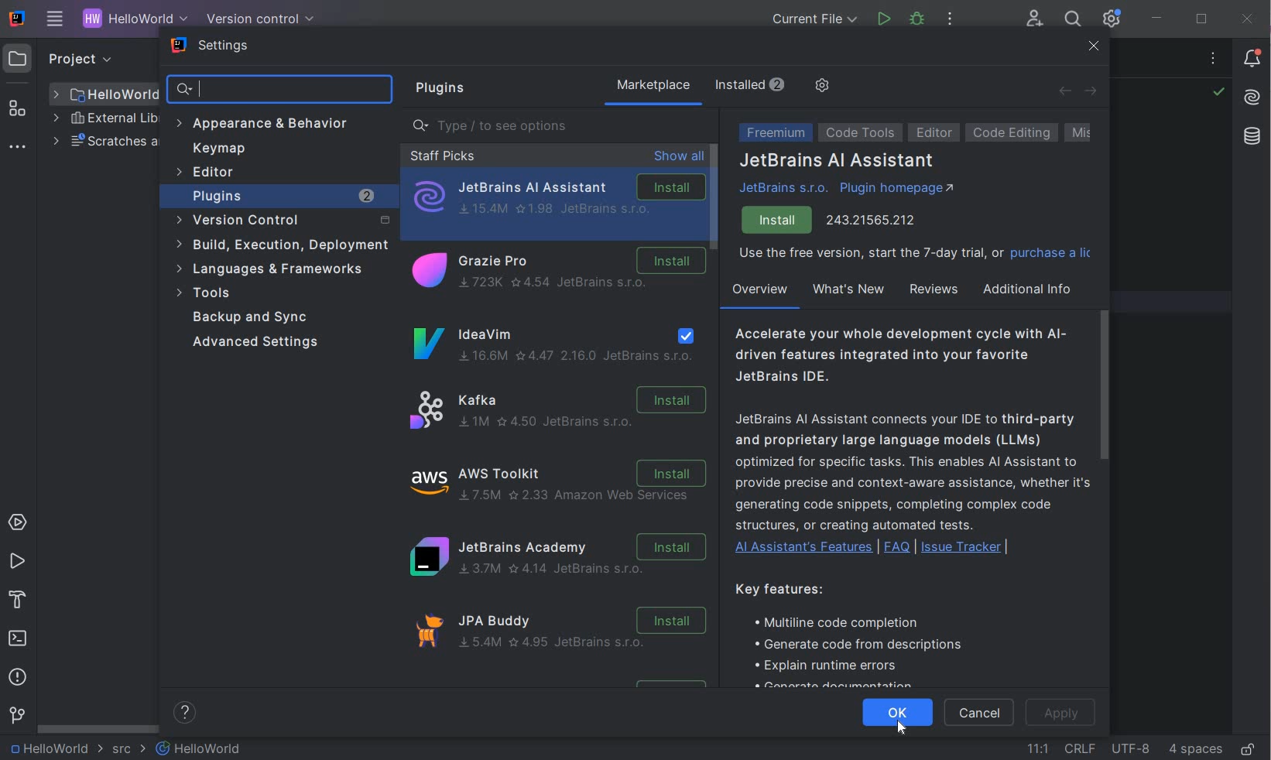  Describe the element at coordinates (1072, 21) in the screenshot. I see `SEARCH EVERYWHERE` at that location.